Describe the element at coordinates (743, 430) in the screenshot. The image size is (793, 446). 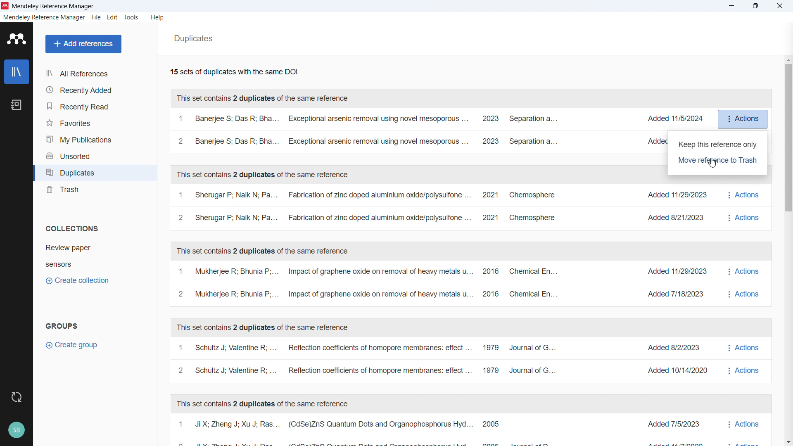
I see `Actions ` at that location.